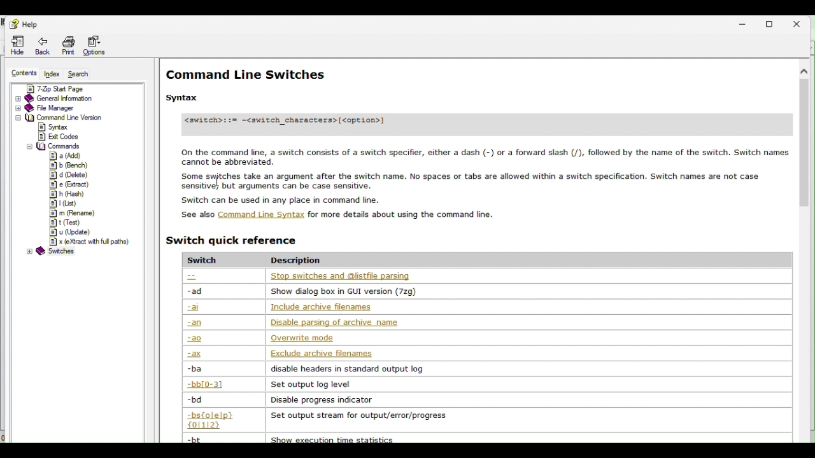 The image size is (815, 458). Describe the element at coordinates (20, 74) in the screenshot. I see `Content` at that location.